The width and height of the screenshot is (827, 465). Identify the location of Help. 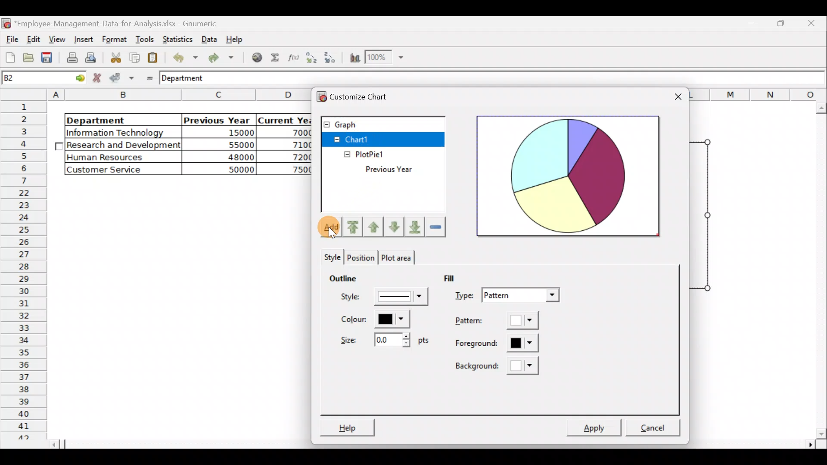
(236, 41).